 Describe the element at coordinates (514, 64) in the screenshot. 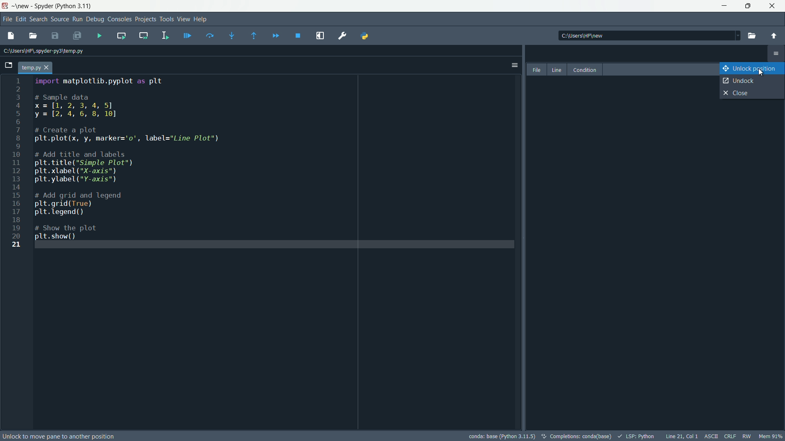

I see `options` at that location.